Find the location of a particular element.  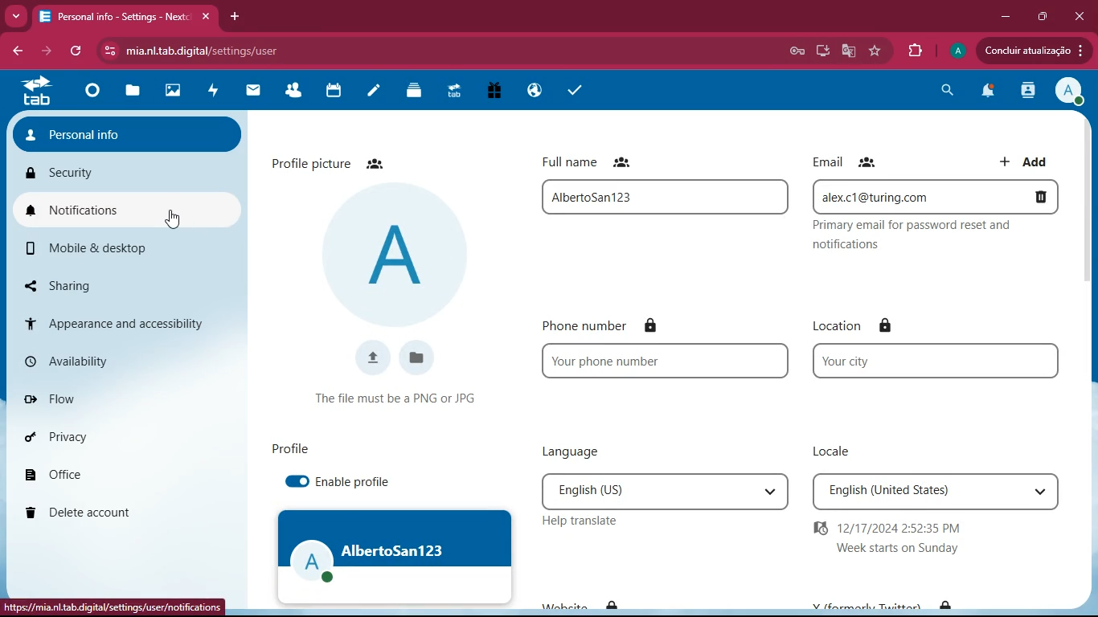

tab is located at coordinates (127, 16).